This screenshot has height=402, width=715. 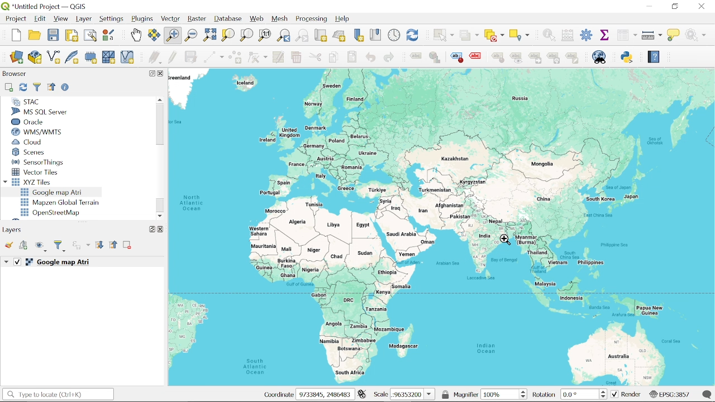 I want to click on Layer labelling, so click(x=414, y=58).